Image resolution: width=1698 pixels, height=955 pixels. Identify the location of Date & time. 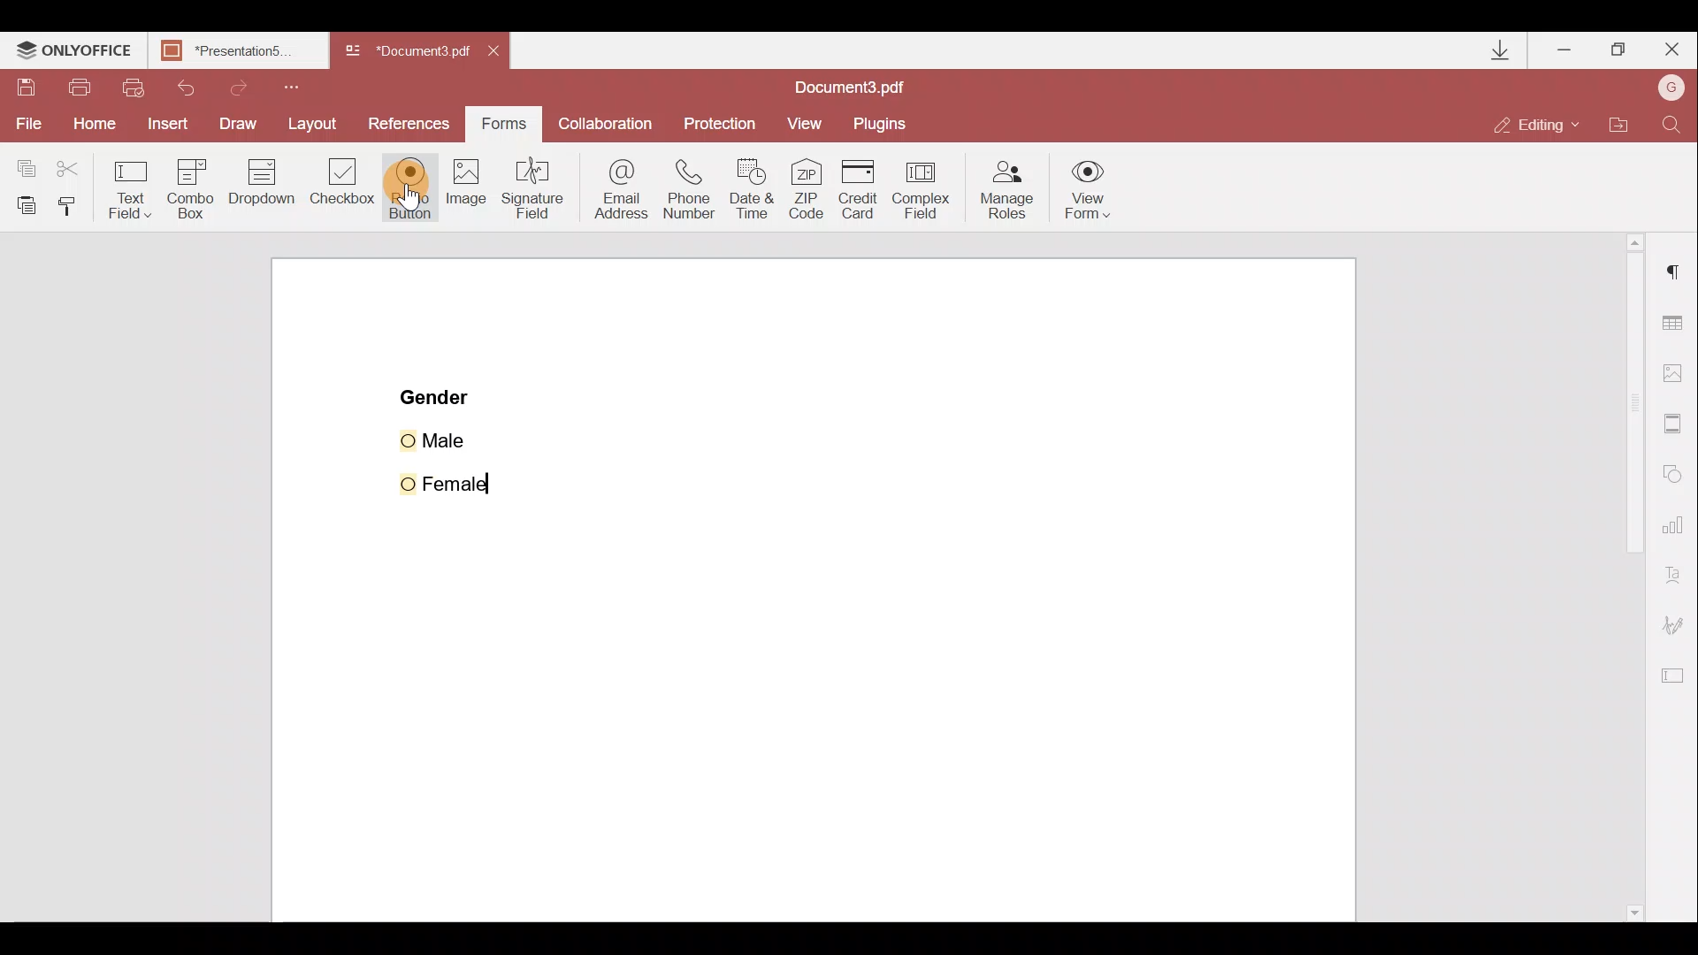
(758, 191).